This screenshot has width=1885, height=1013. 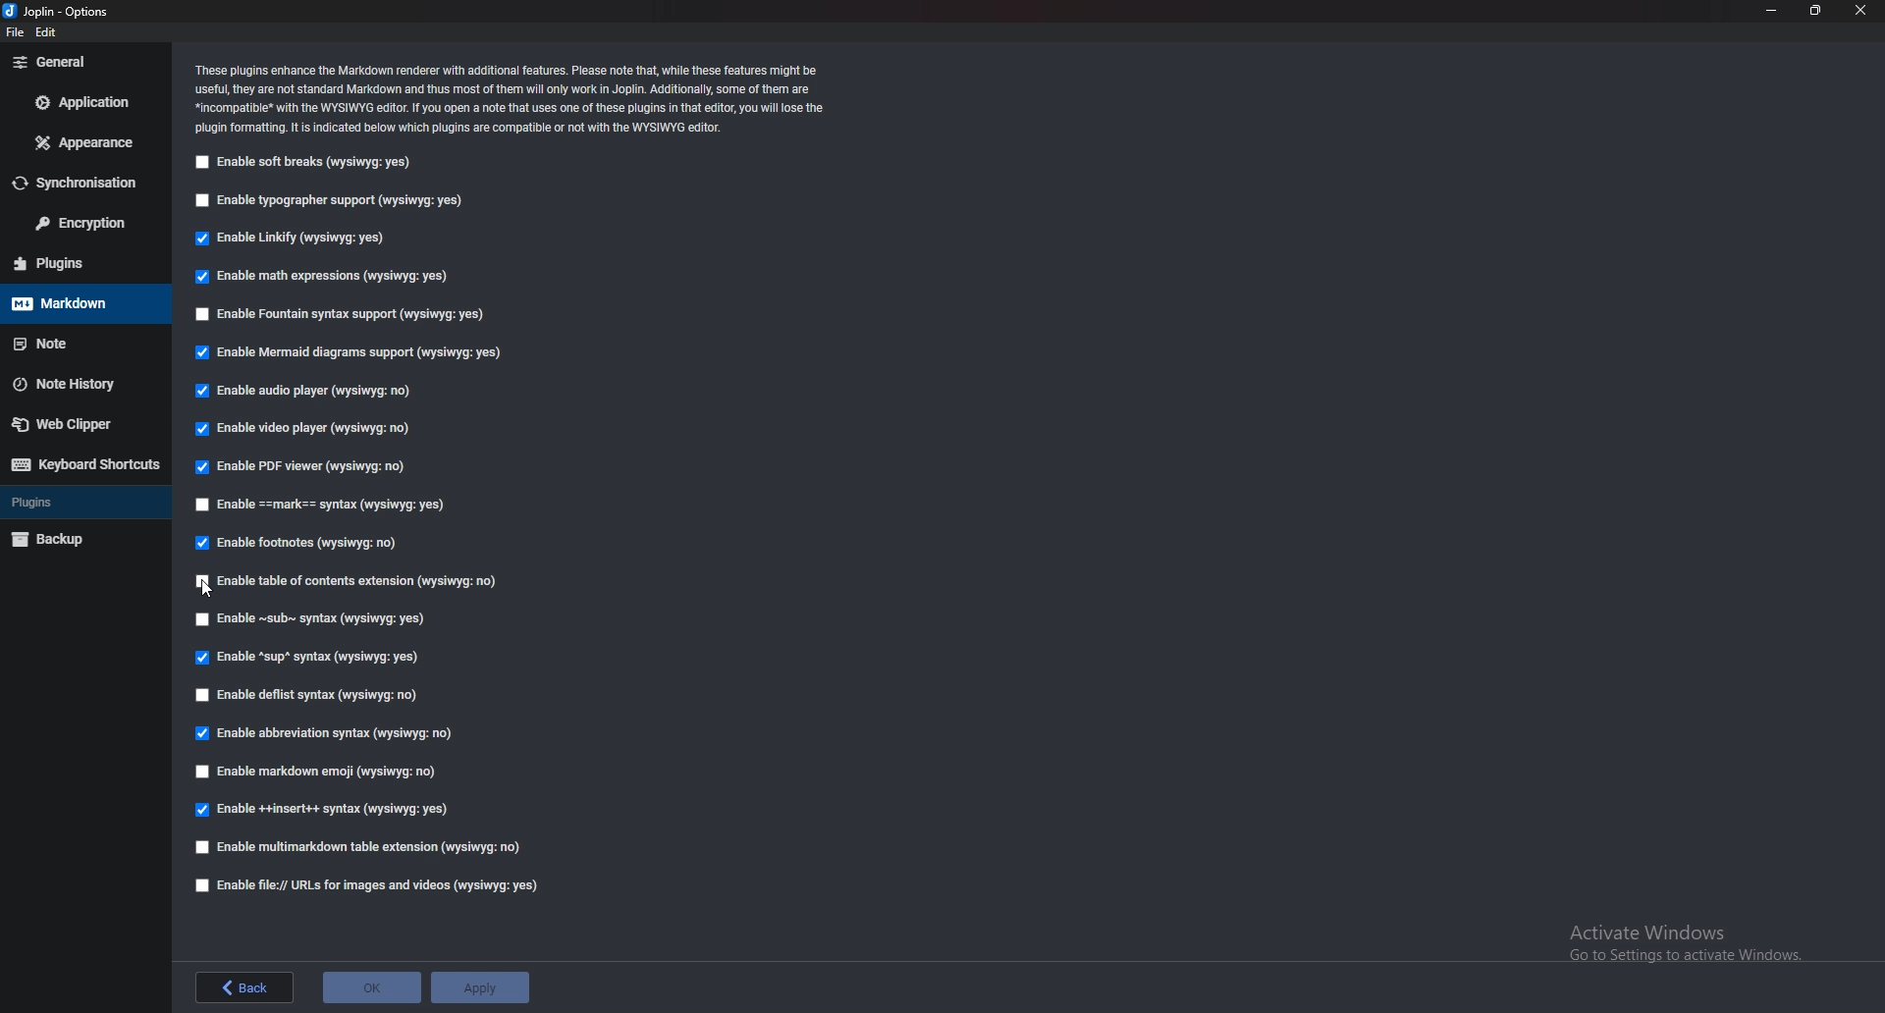 What do you see at coordinates (338, 729) in the screenshot?
I see `Enable abbreviation syntax` at bounding box center [338, 729].